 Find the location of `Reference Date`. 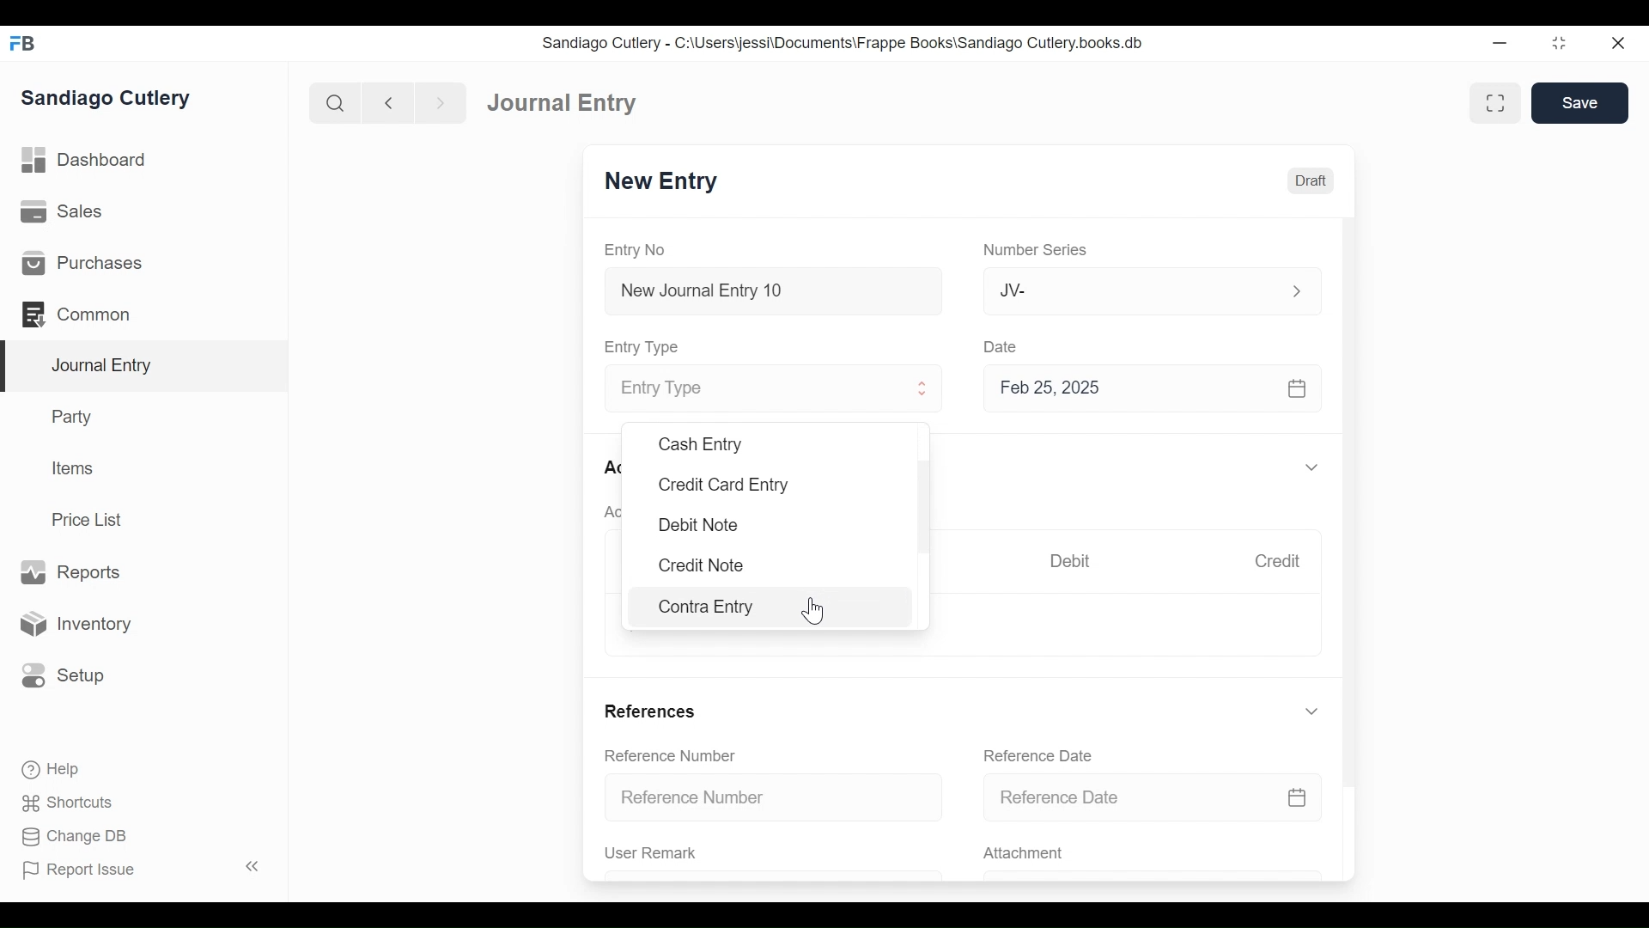

Reference Date is located at coordinates (1043, 755).